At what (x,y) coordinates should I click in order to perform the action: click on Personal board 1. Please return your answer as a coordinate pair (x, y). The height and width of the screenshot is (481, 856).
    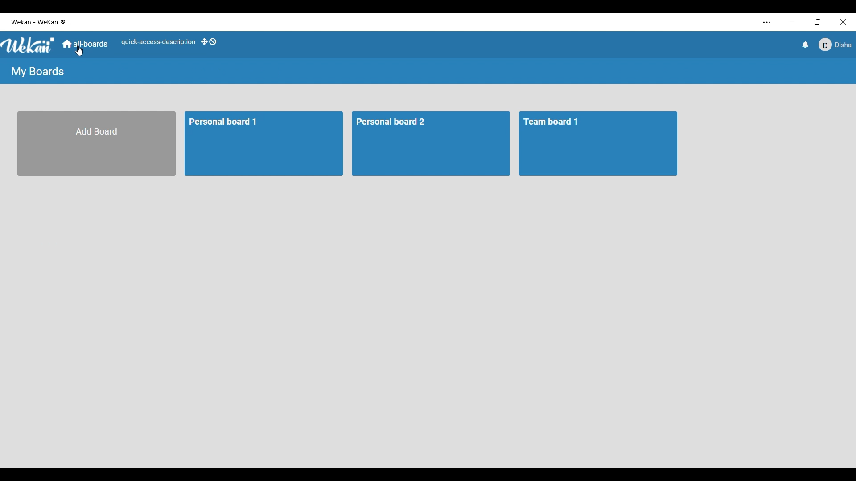
    Looking at the image, I should click on (228, 124).